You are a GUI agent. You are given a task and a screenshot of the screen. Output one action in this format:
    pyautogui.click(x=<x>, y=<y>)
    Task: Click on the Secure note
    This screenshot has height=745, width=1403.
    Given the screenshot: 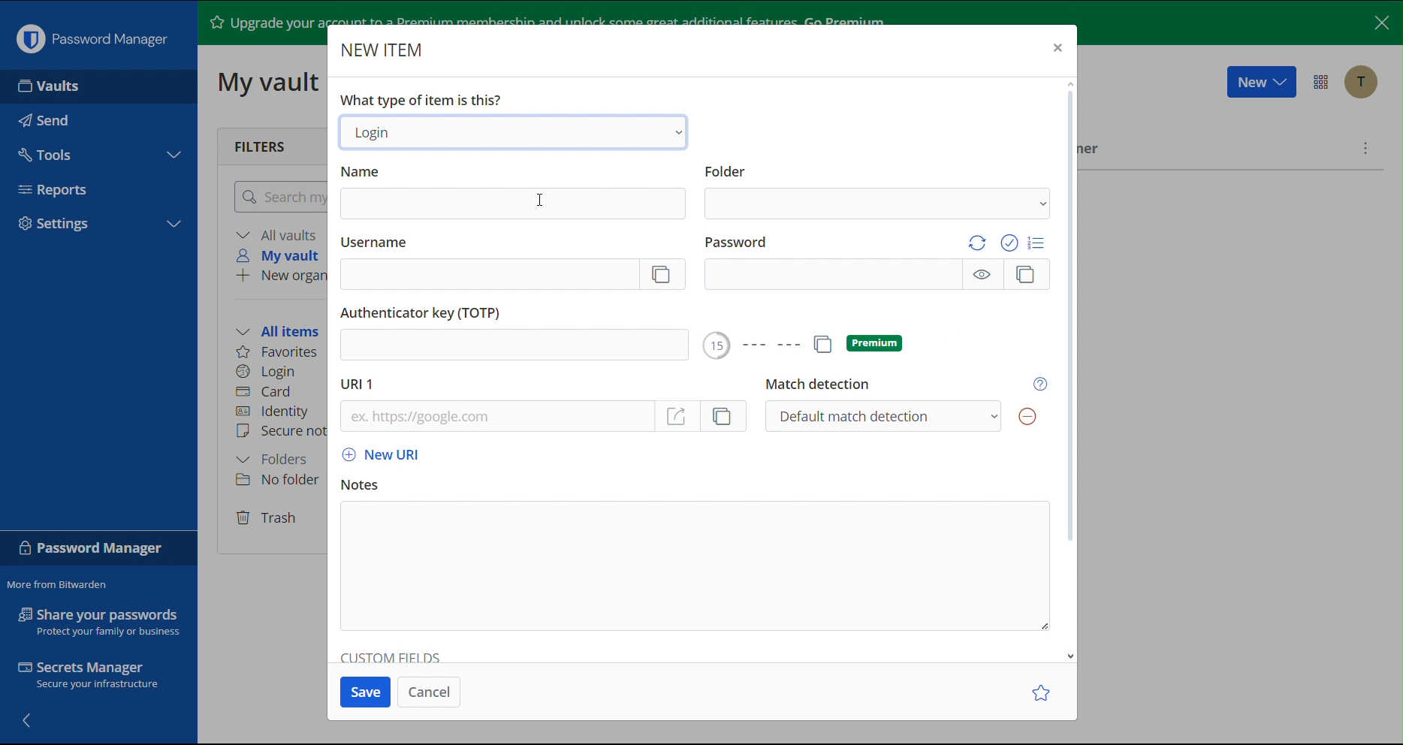 What is the action you would take?
    pyautogui.click(x=280, y=429)
    